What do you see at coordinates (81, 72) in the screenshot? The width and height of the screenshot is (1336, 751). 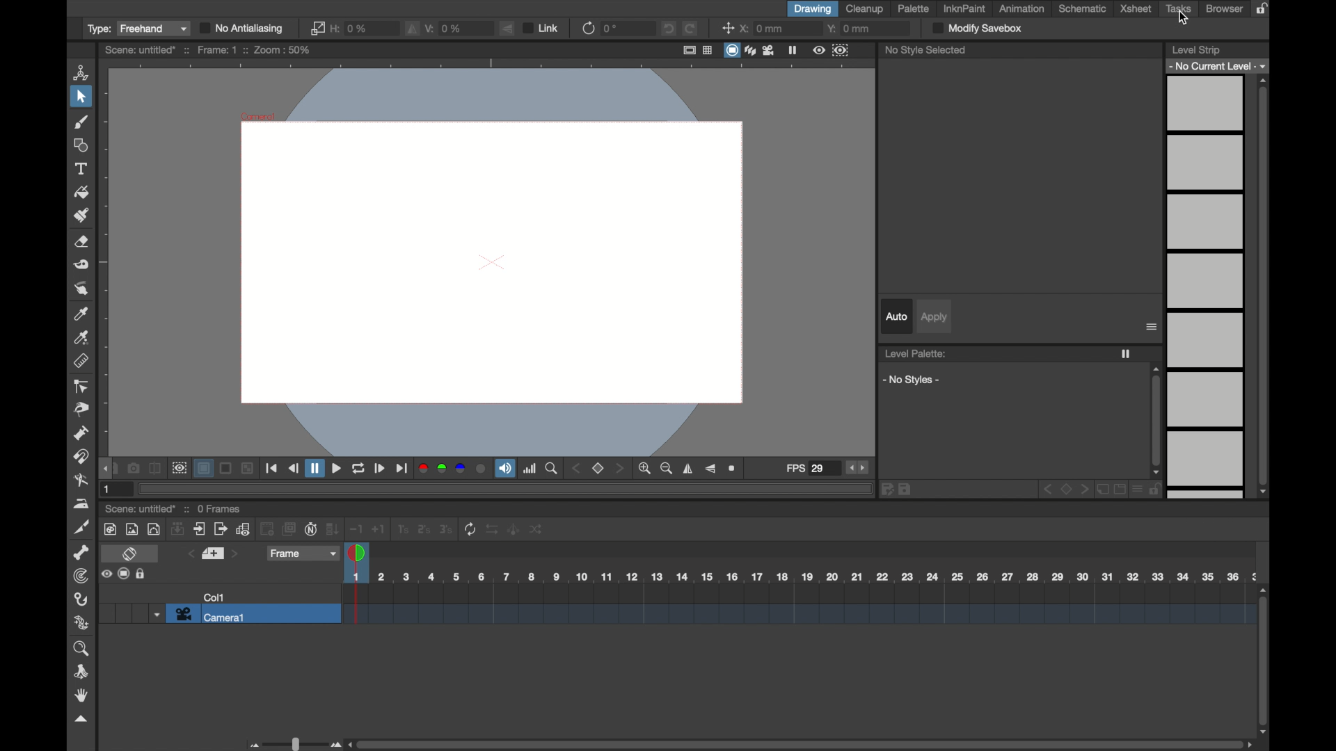 I see `animate tool` at bounding box center [81, 72].